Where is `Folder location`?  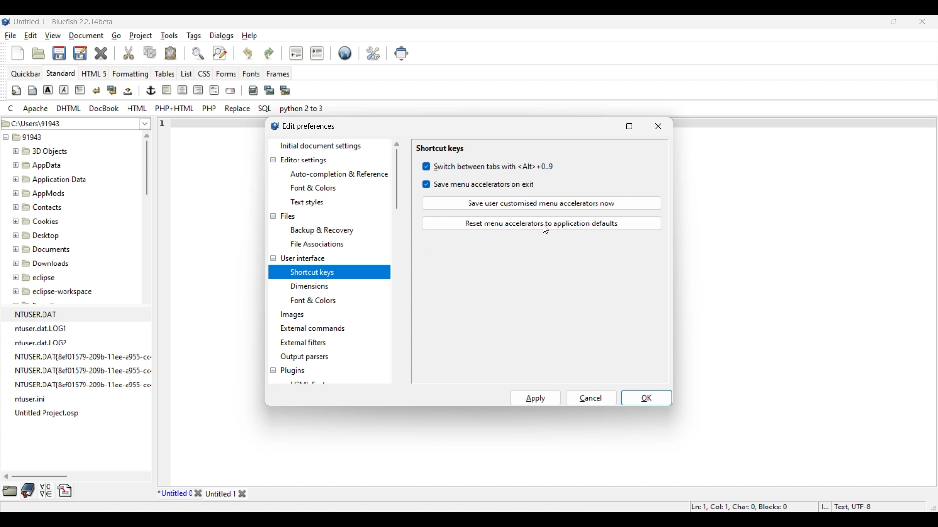
Folder location is located at coordinates (69, 122).